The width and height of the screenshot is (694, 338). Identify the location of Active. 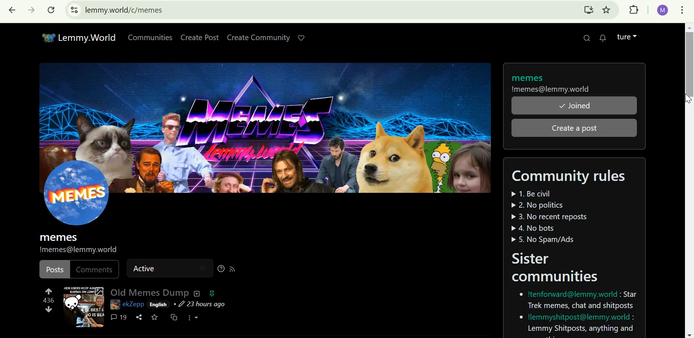
(163, 268).